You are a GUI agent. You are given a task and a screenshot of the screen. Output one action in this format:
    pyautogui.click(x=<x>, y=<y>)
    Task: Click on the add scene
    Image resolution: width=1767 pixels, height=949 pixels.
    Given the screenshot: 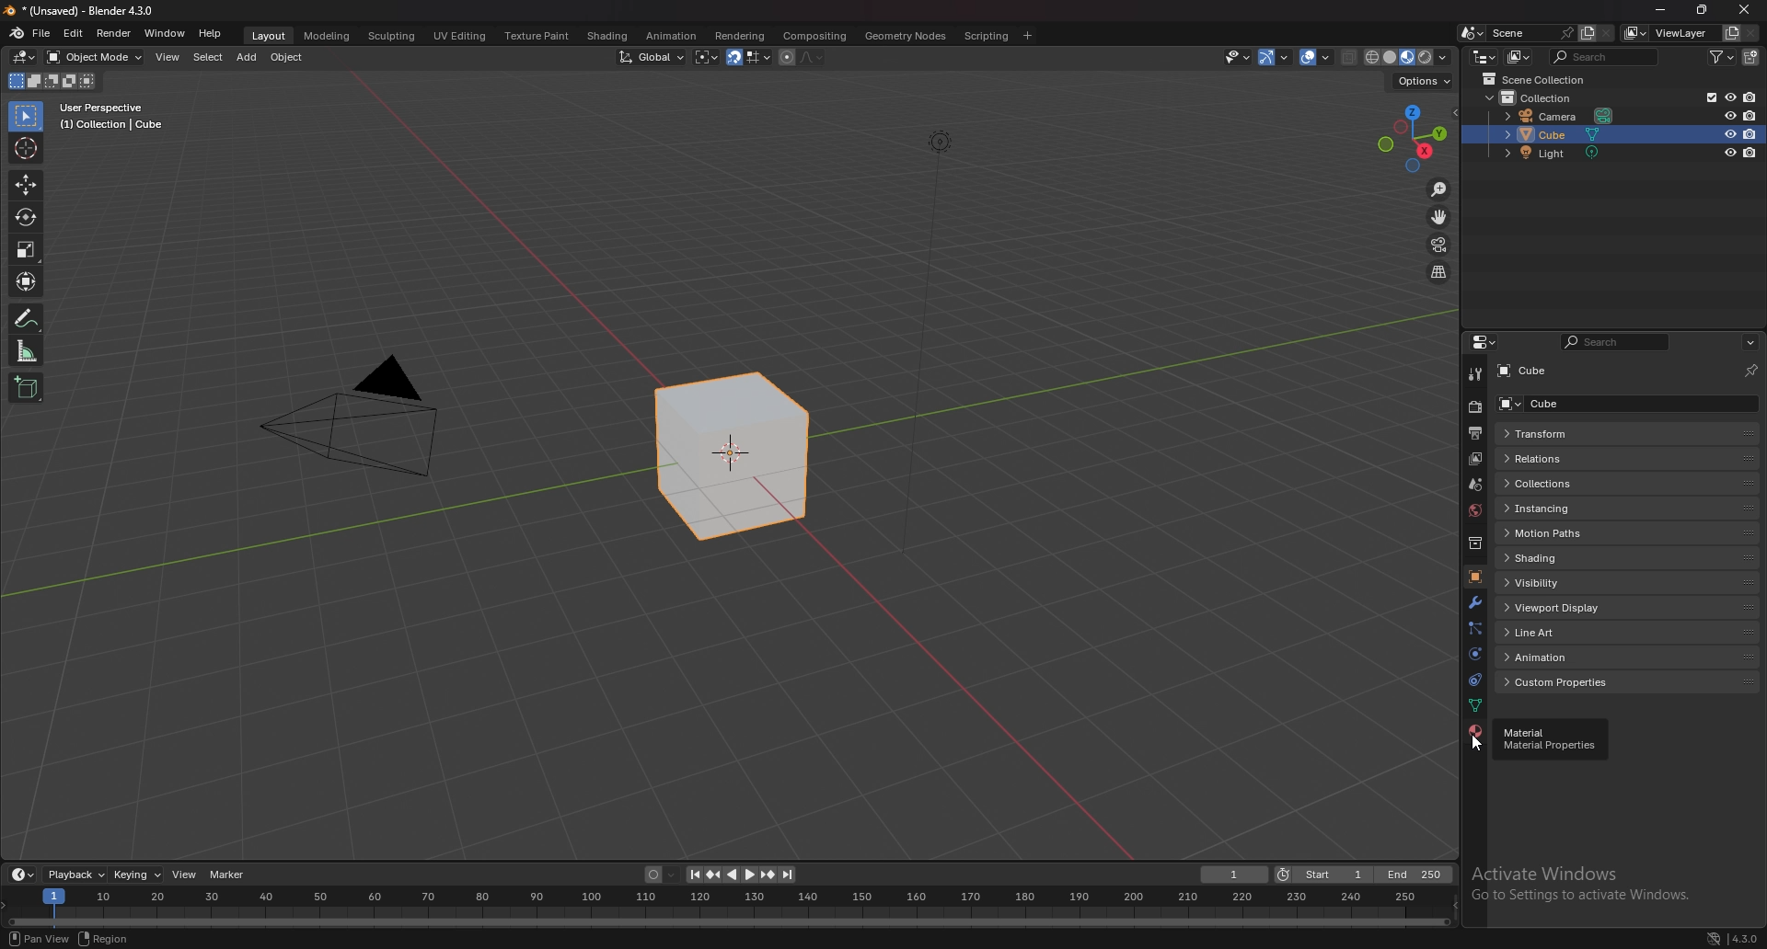 What is the action you would take?
    pyautogui.click(x=1585, y=32)
    